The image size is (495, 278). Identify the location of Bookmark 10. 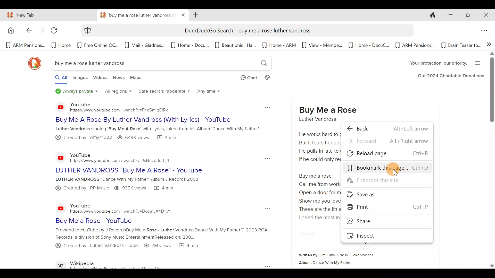
(415, 46).